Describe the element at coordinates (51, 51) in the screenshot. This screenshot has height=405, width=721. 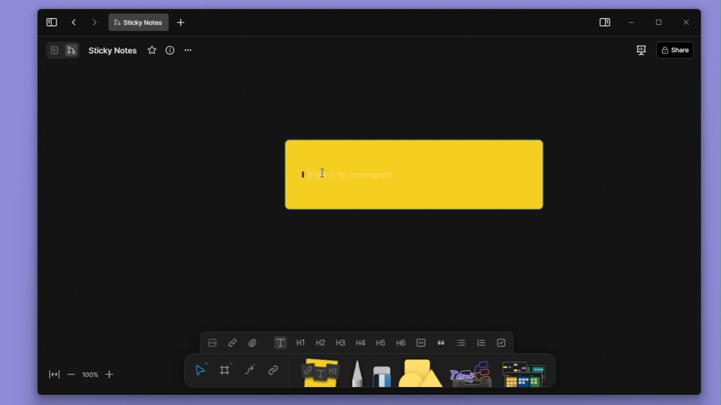
I see `Document/Page Overview` at that location.